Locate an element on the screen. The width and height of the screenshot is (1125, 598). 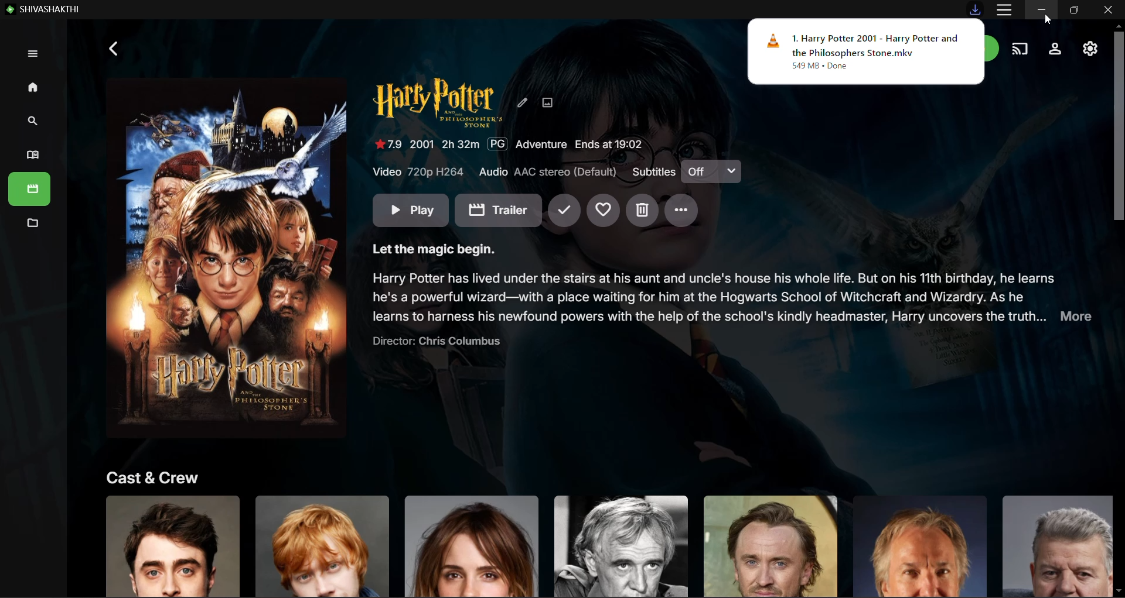
Delete is located at coordinates (642, 211).